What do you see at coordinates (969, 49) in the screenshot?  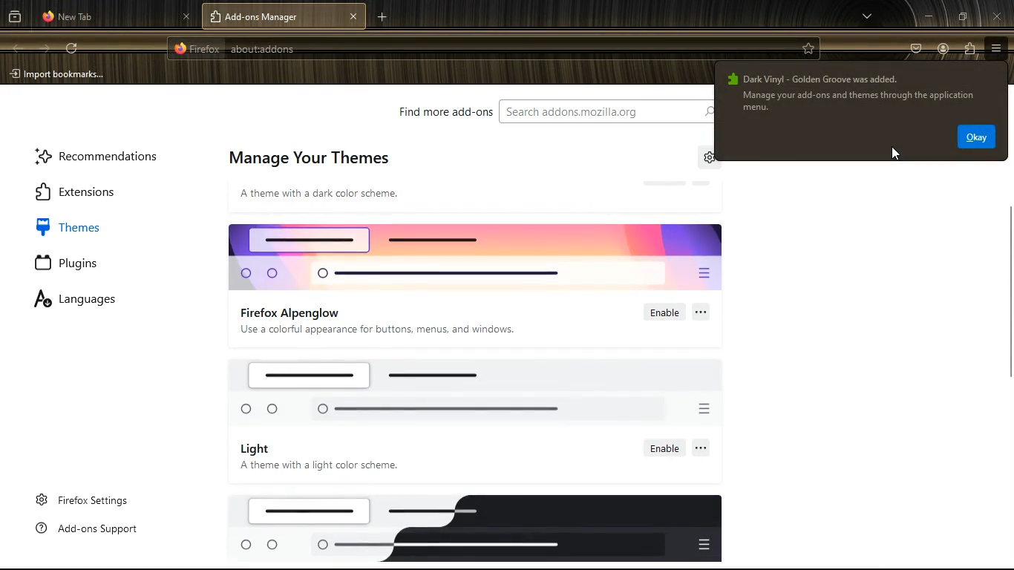 I see `instalations` at bounding box center [969, 49].